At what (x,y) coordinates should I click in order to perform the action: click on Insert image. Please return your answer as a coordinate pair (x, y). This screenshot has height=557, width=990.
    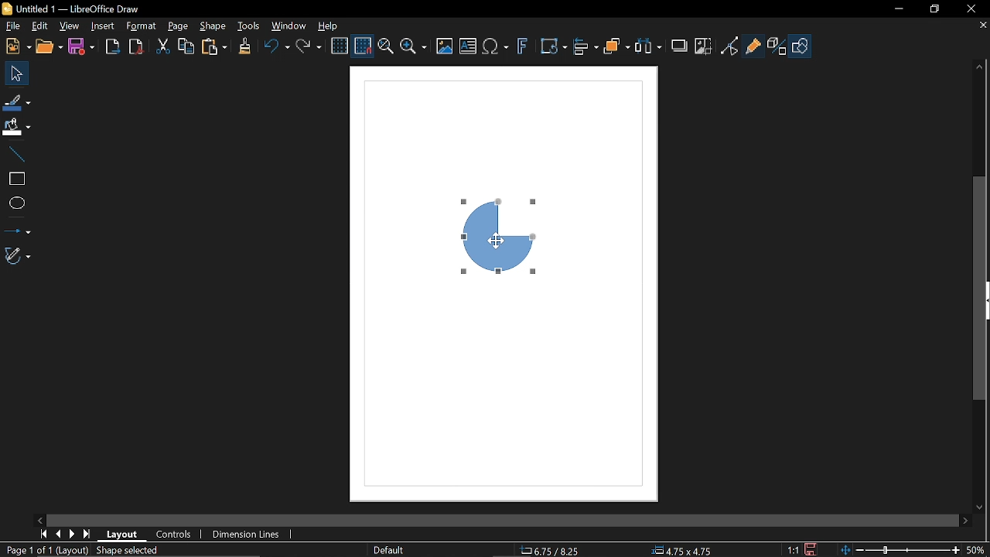
    Looking at the image, I should click on (445, 46).